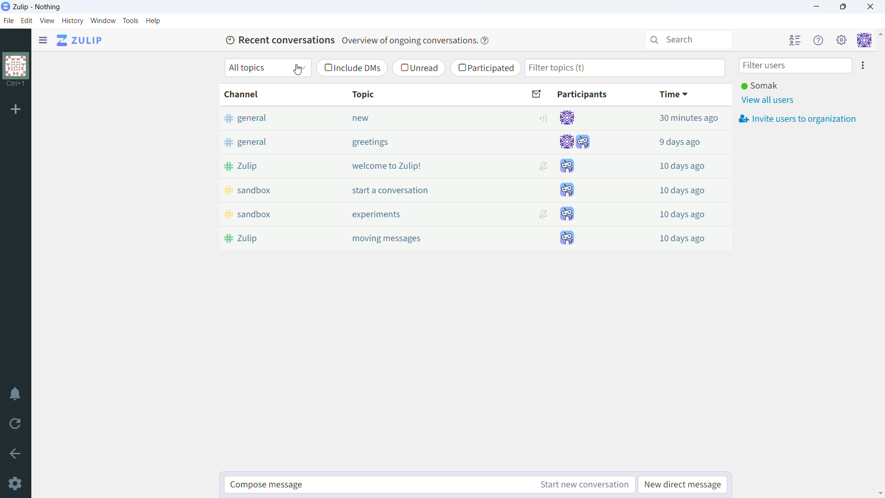 The width and height of the screenshot is (885, 498). I want to click on new, so click(414, 119).